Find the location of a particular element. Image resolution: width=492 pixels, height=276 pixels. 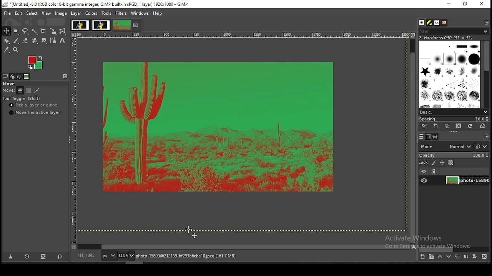

mouse pointer is located at coordinates (191, 232).